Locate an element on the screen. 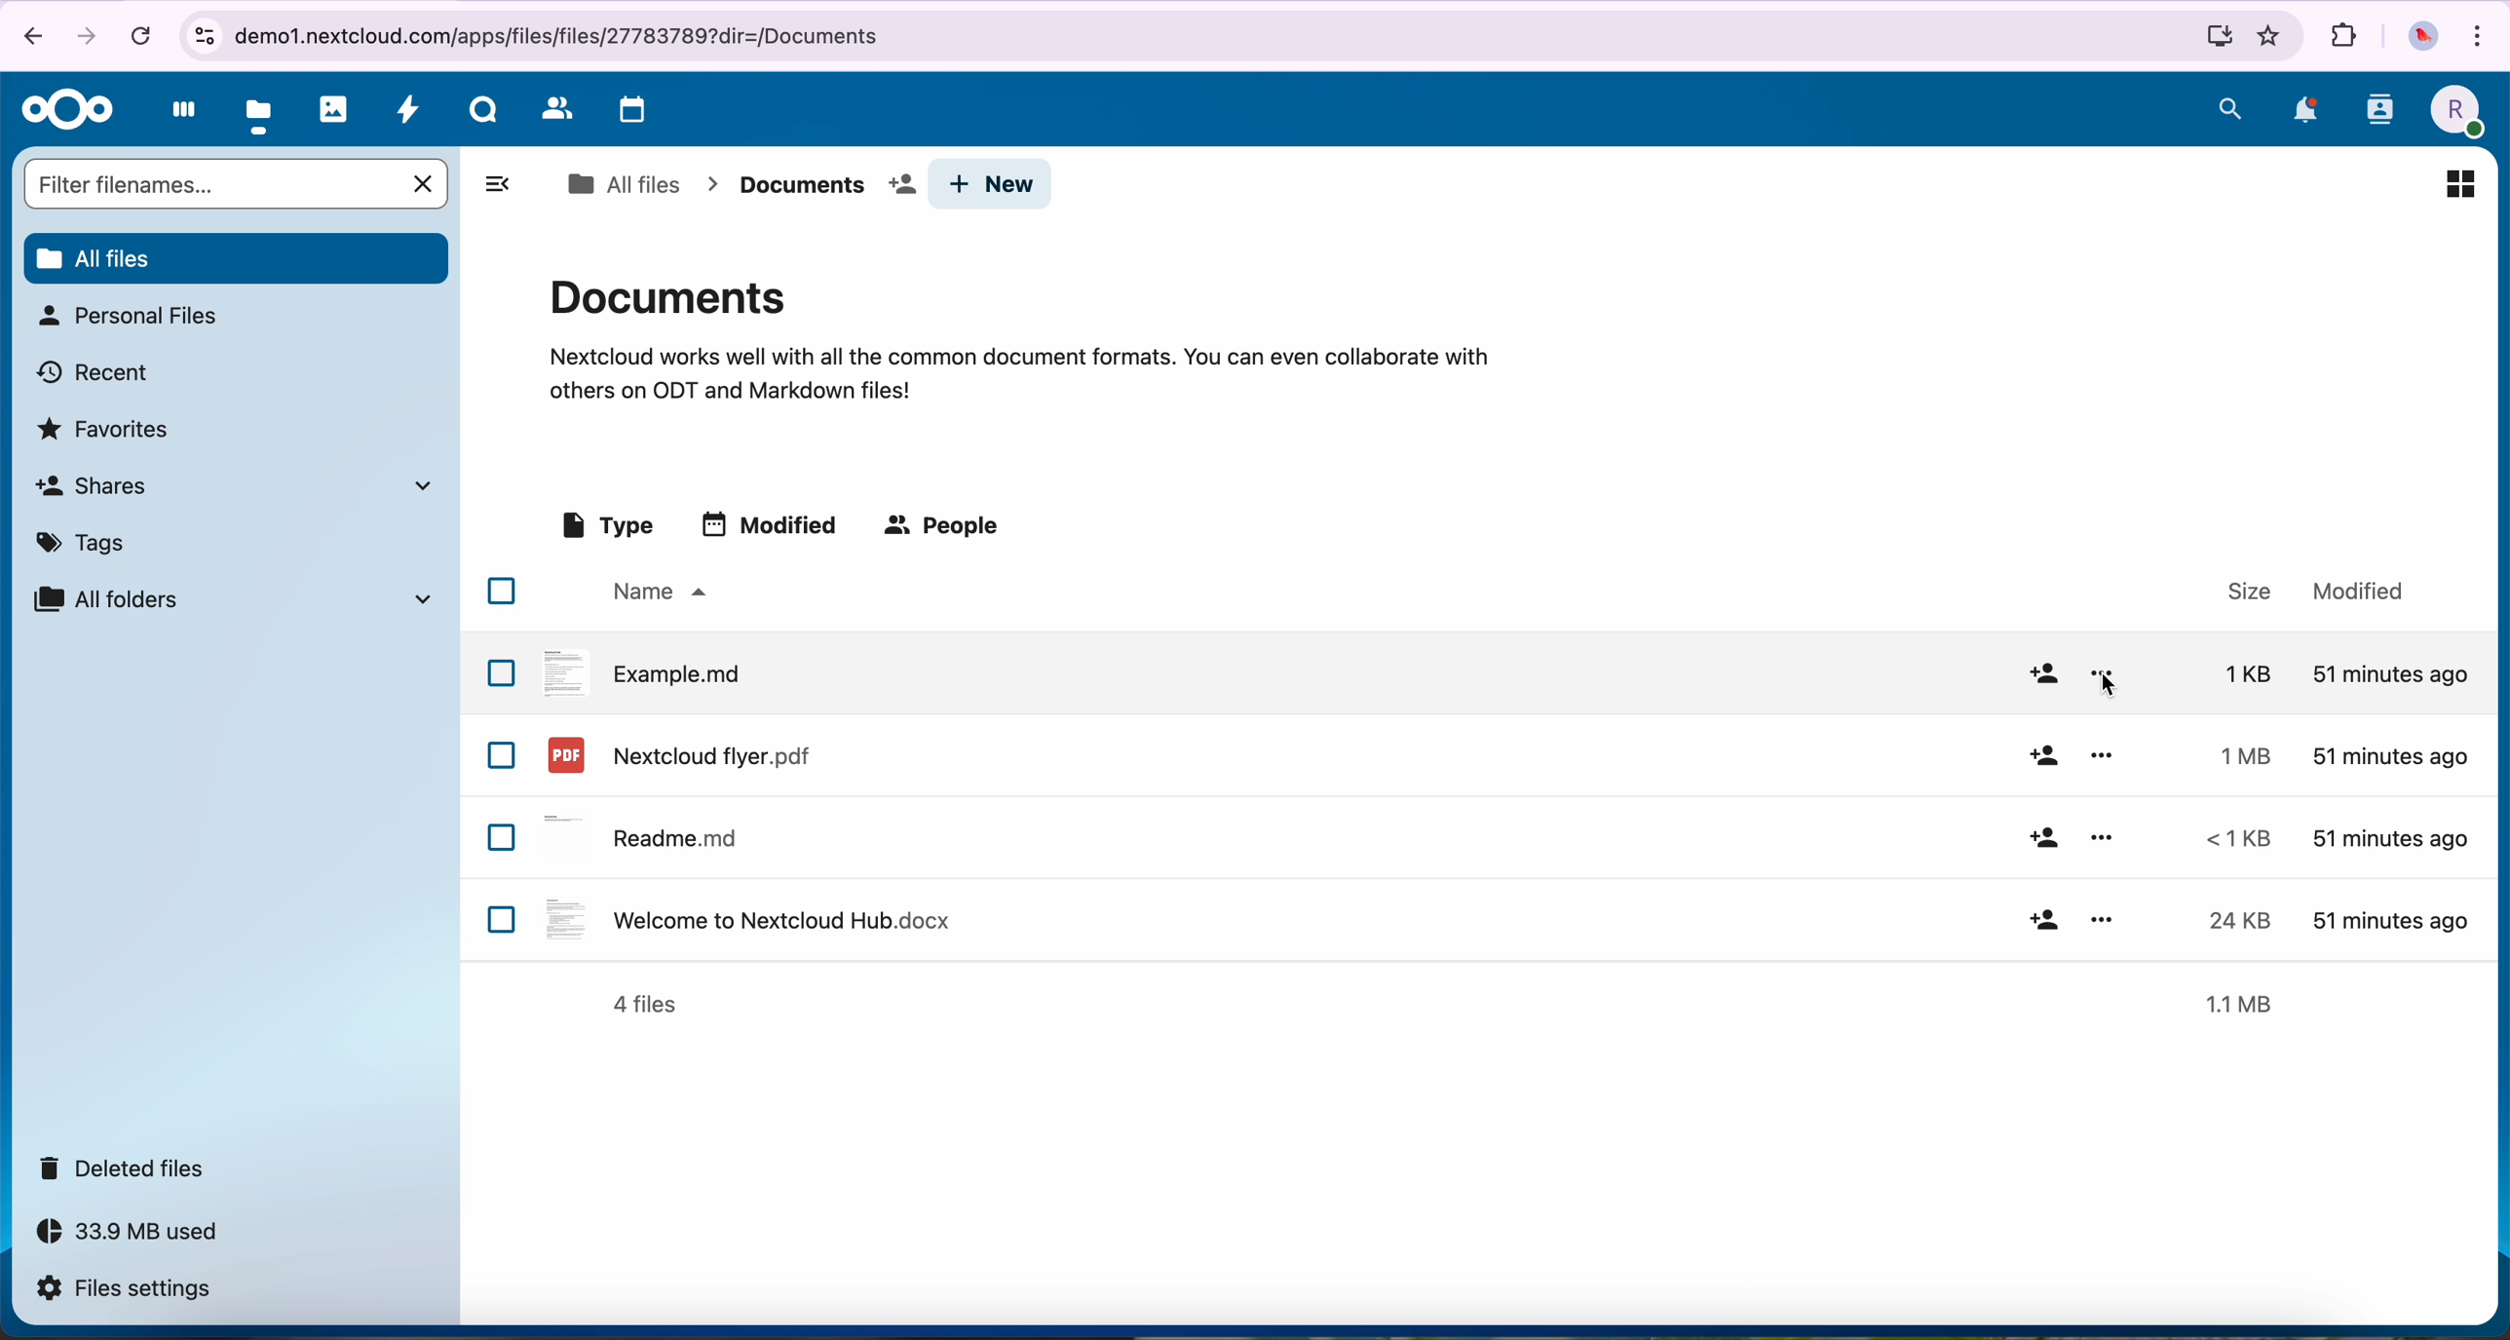 The height and width of the screenshot is (1340, 2510). navigate foward is located at coordinates (91, 33).